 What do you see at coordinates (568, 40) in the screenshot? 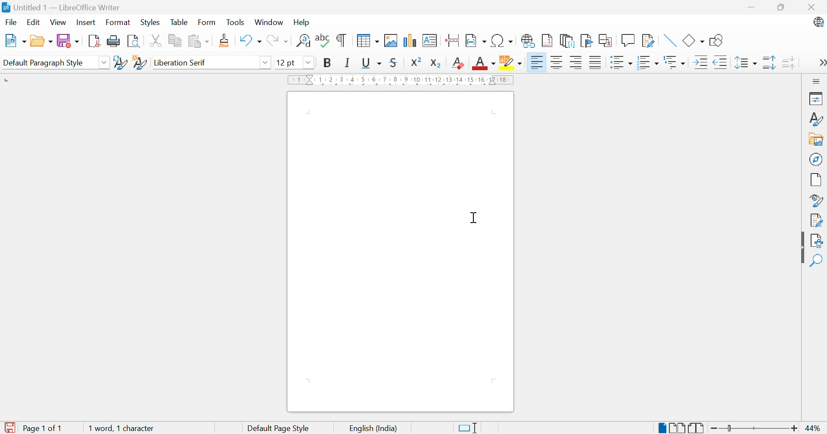
I see `Insert endnote` at bounding box center [568, 40].